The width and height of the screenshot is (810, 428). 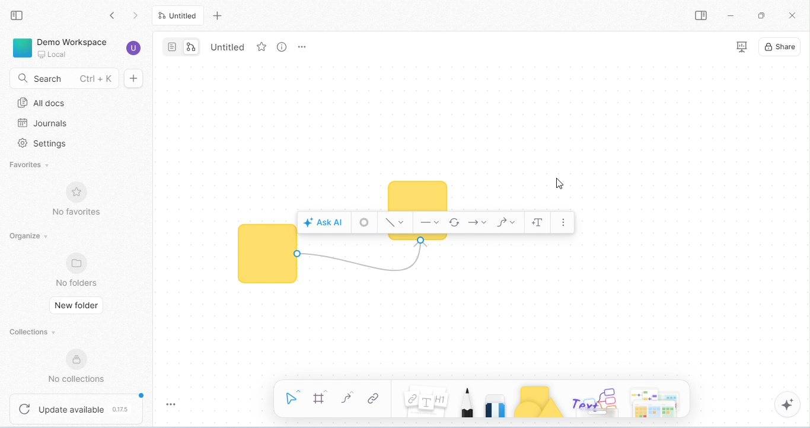 I want to click on connector shape, so click(x=508, y=222).